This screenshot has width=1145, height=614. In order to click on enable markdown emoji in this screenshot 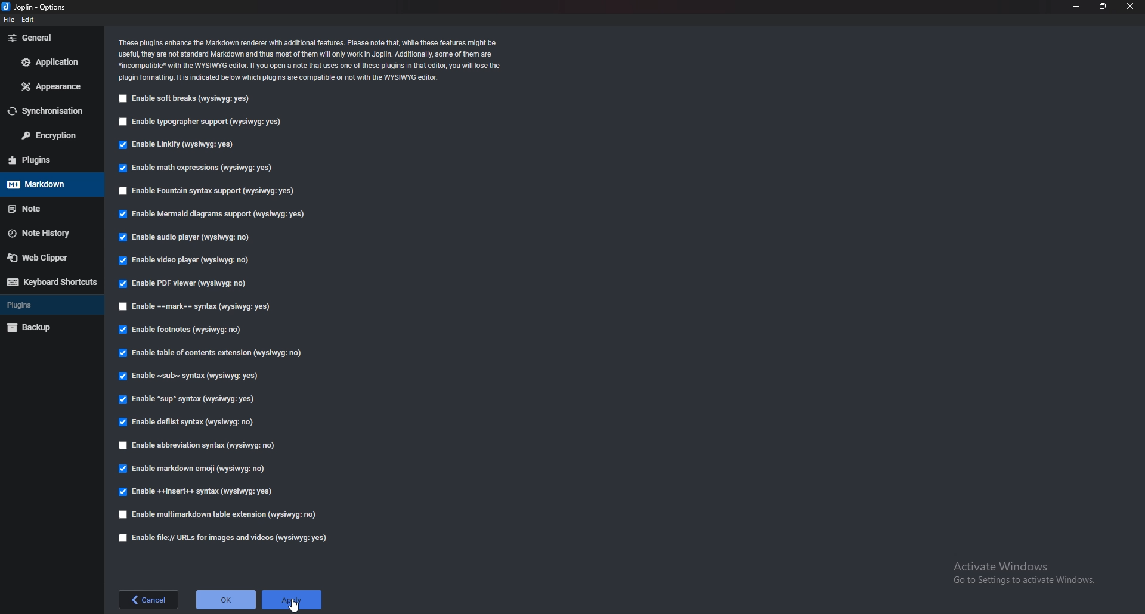, I will do `click(195, 469)`.